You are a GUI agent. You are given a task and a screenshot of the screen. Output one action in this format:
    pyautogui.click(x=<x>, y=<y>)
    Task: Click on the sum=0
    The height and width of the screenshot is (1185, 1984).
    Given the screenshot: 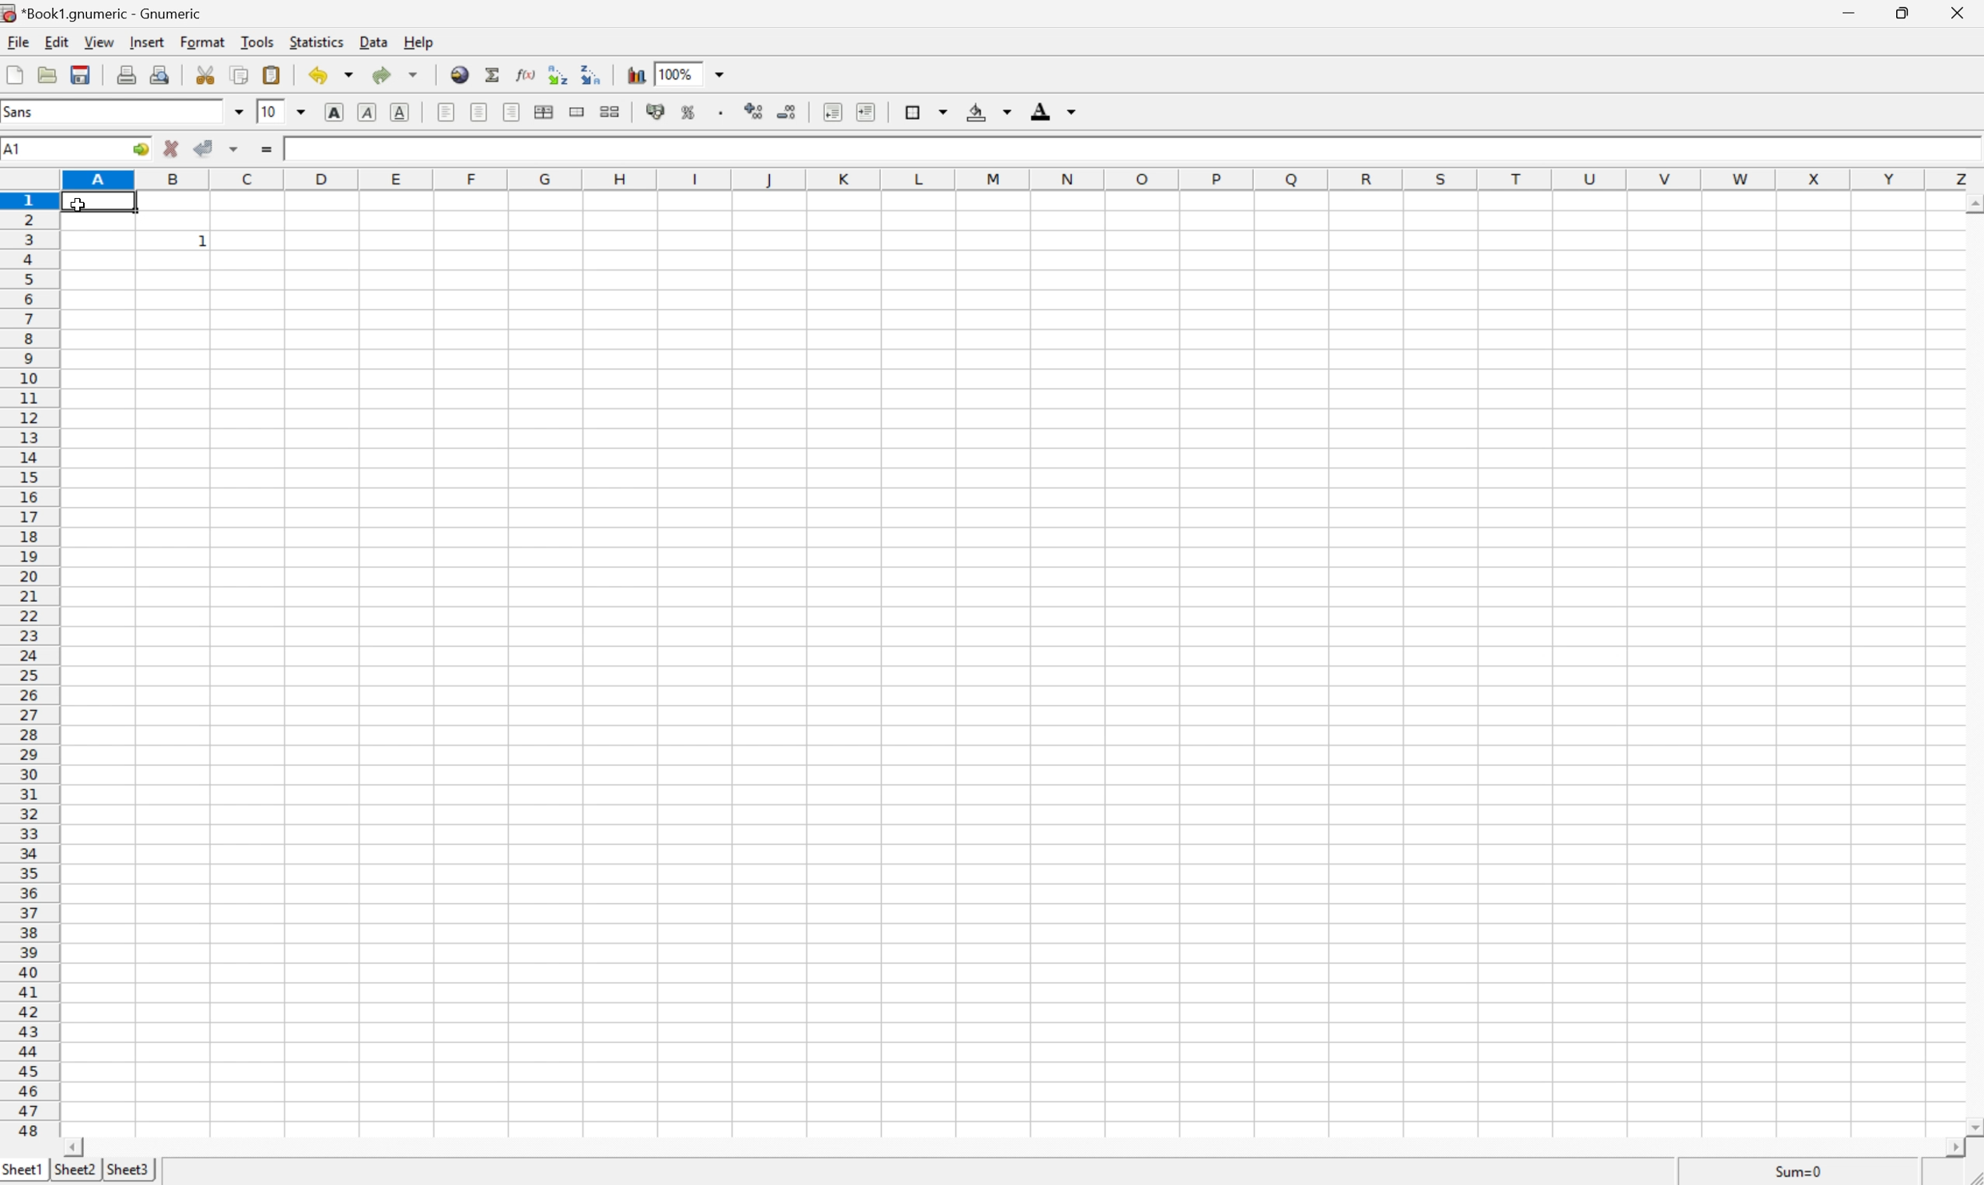 What is the action you would take?
    pyautogui.click(x=1804, y=1175)
    